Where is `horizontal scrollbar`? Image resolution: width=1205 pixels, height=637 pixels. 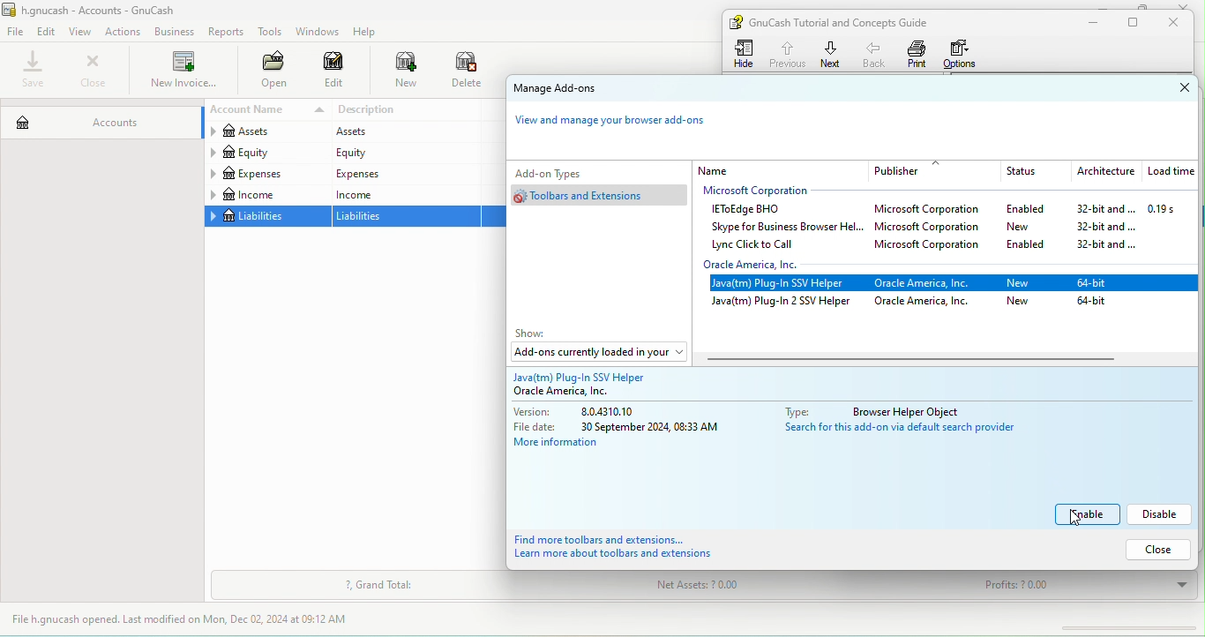 horizontal scrollbar is located at coordinates (913, 359).